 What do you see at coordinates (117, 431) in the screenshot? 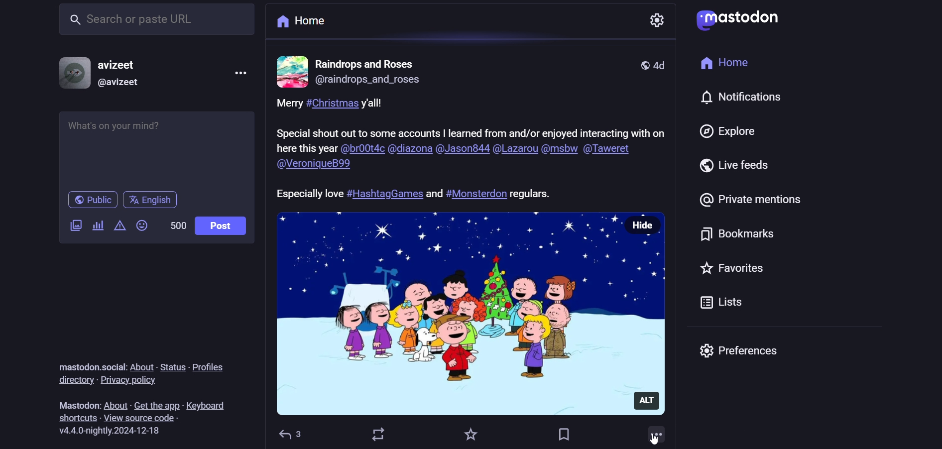
I see `version` at bounding box center [117, 431].